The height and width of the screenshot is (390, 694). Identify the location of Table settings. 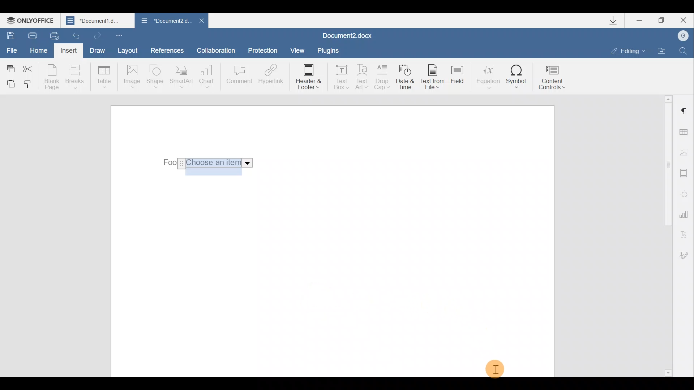
(686, 133).